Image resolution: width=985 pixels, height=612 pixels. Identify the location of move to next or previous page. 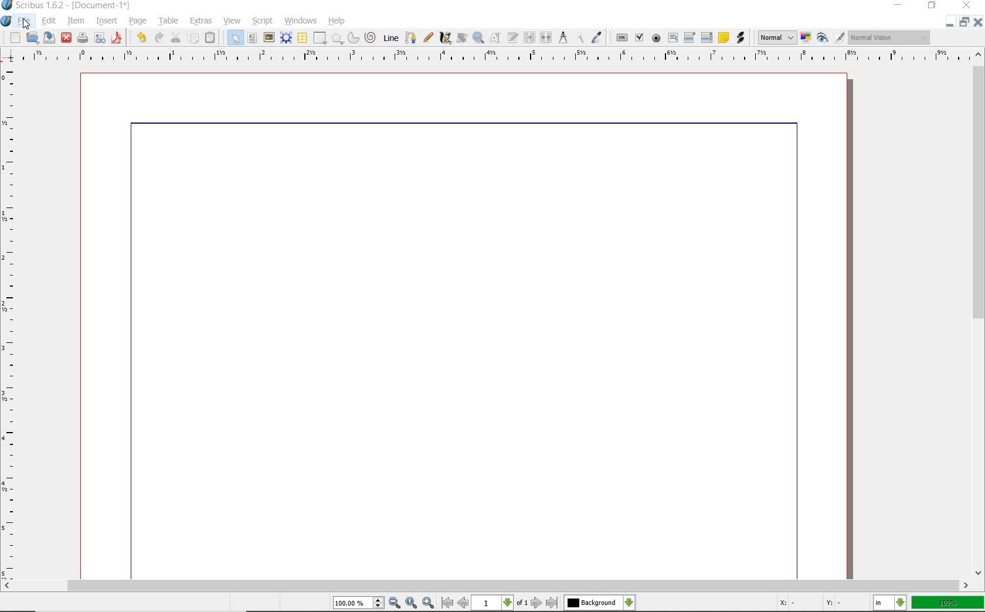
(501, 603).